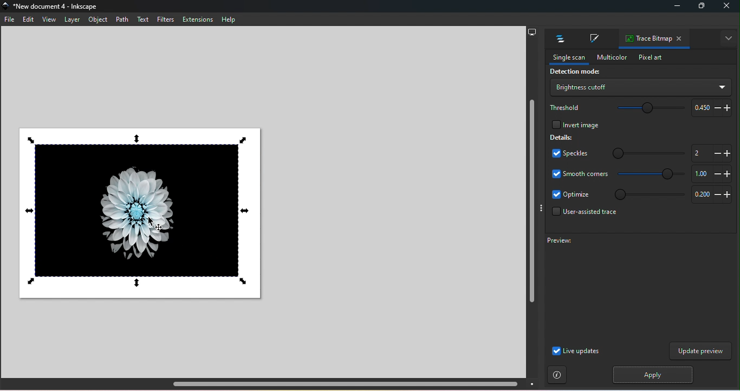 This screenshot has width=740, height=391. I want to click on close, so click(727, 7).